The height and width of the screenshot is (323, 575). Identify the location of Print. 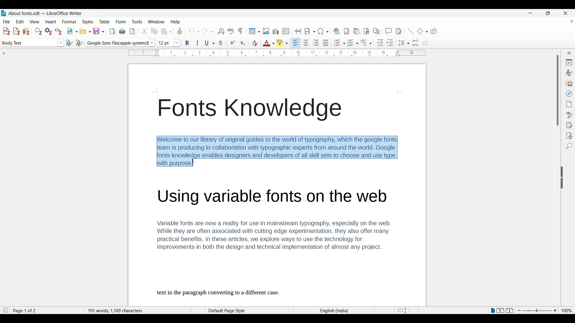
(122, 31).